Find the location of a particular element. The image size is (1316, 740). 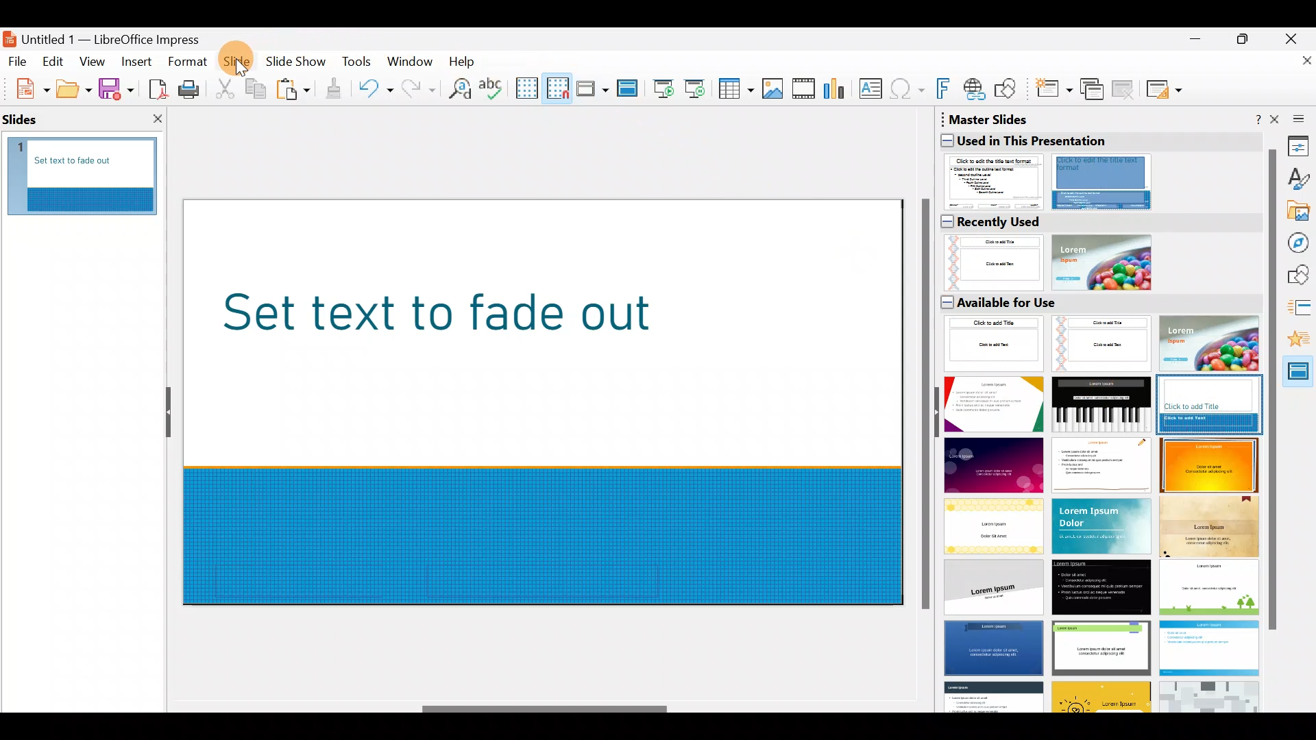

Document name is located at coordinates (112, 36).